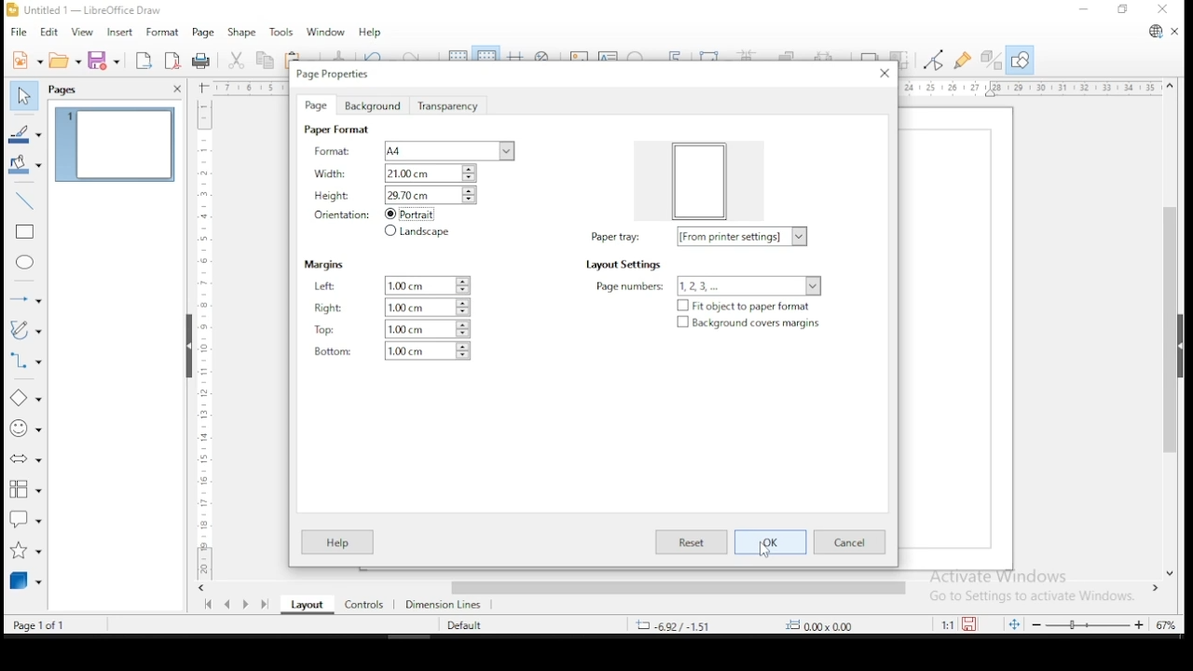  I want to click on file, so click(18, 33).